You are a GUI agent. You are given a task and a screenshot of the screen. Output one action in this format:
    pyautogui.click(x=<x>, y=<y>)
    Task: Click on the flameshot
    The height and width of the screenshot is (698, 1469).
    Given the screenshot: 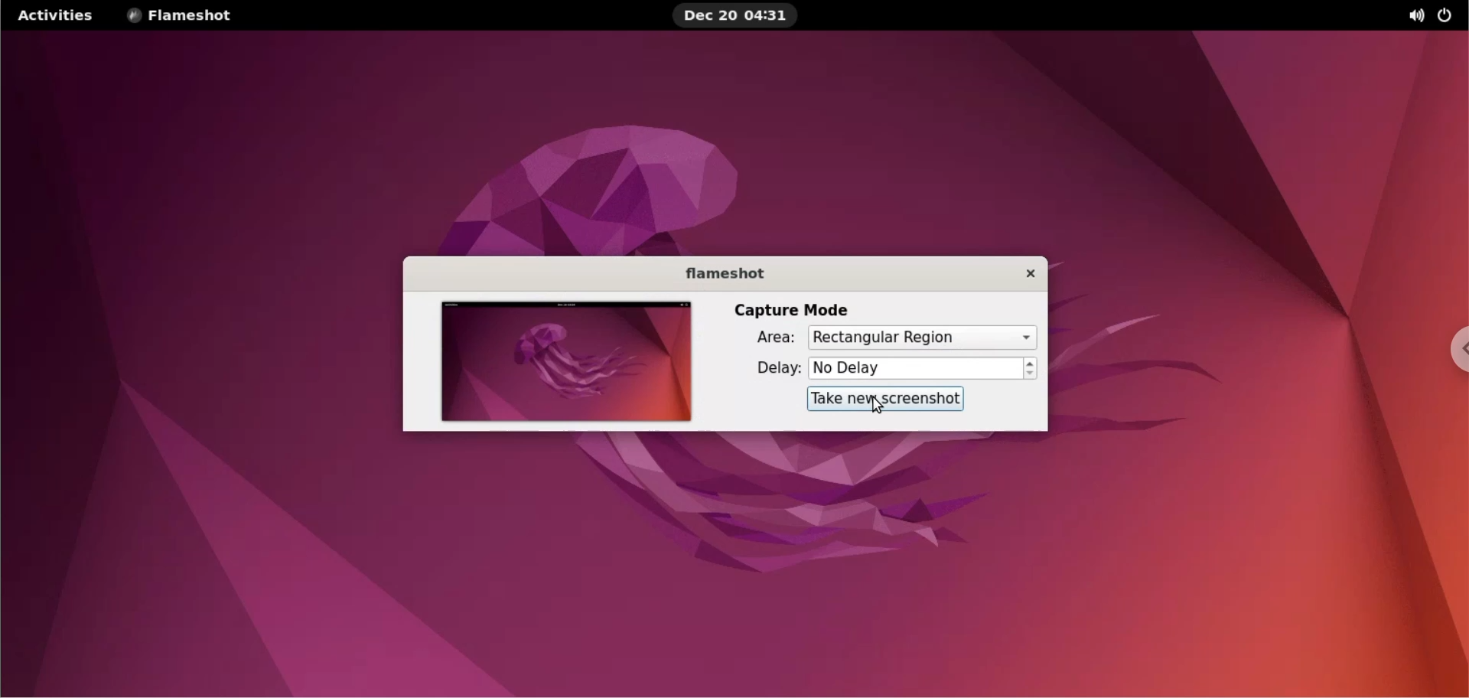 What is the action you would take?
    pyautogui.click(x=731, y=274)
    